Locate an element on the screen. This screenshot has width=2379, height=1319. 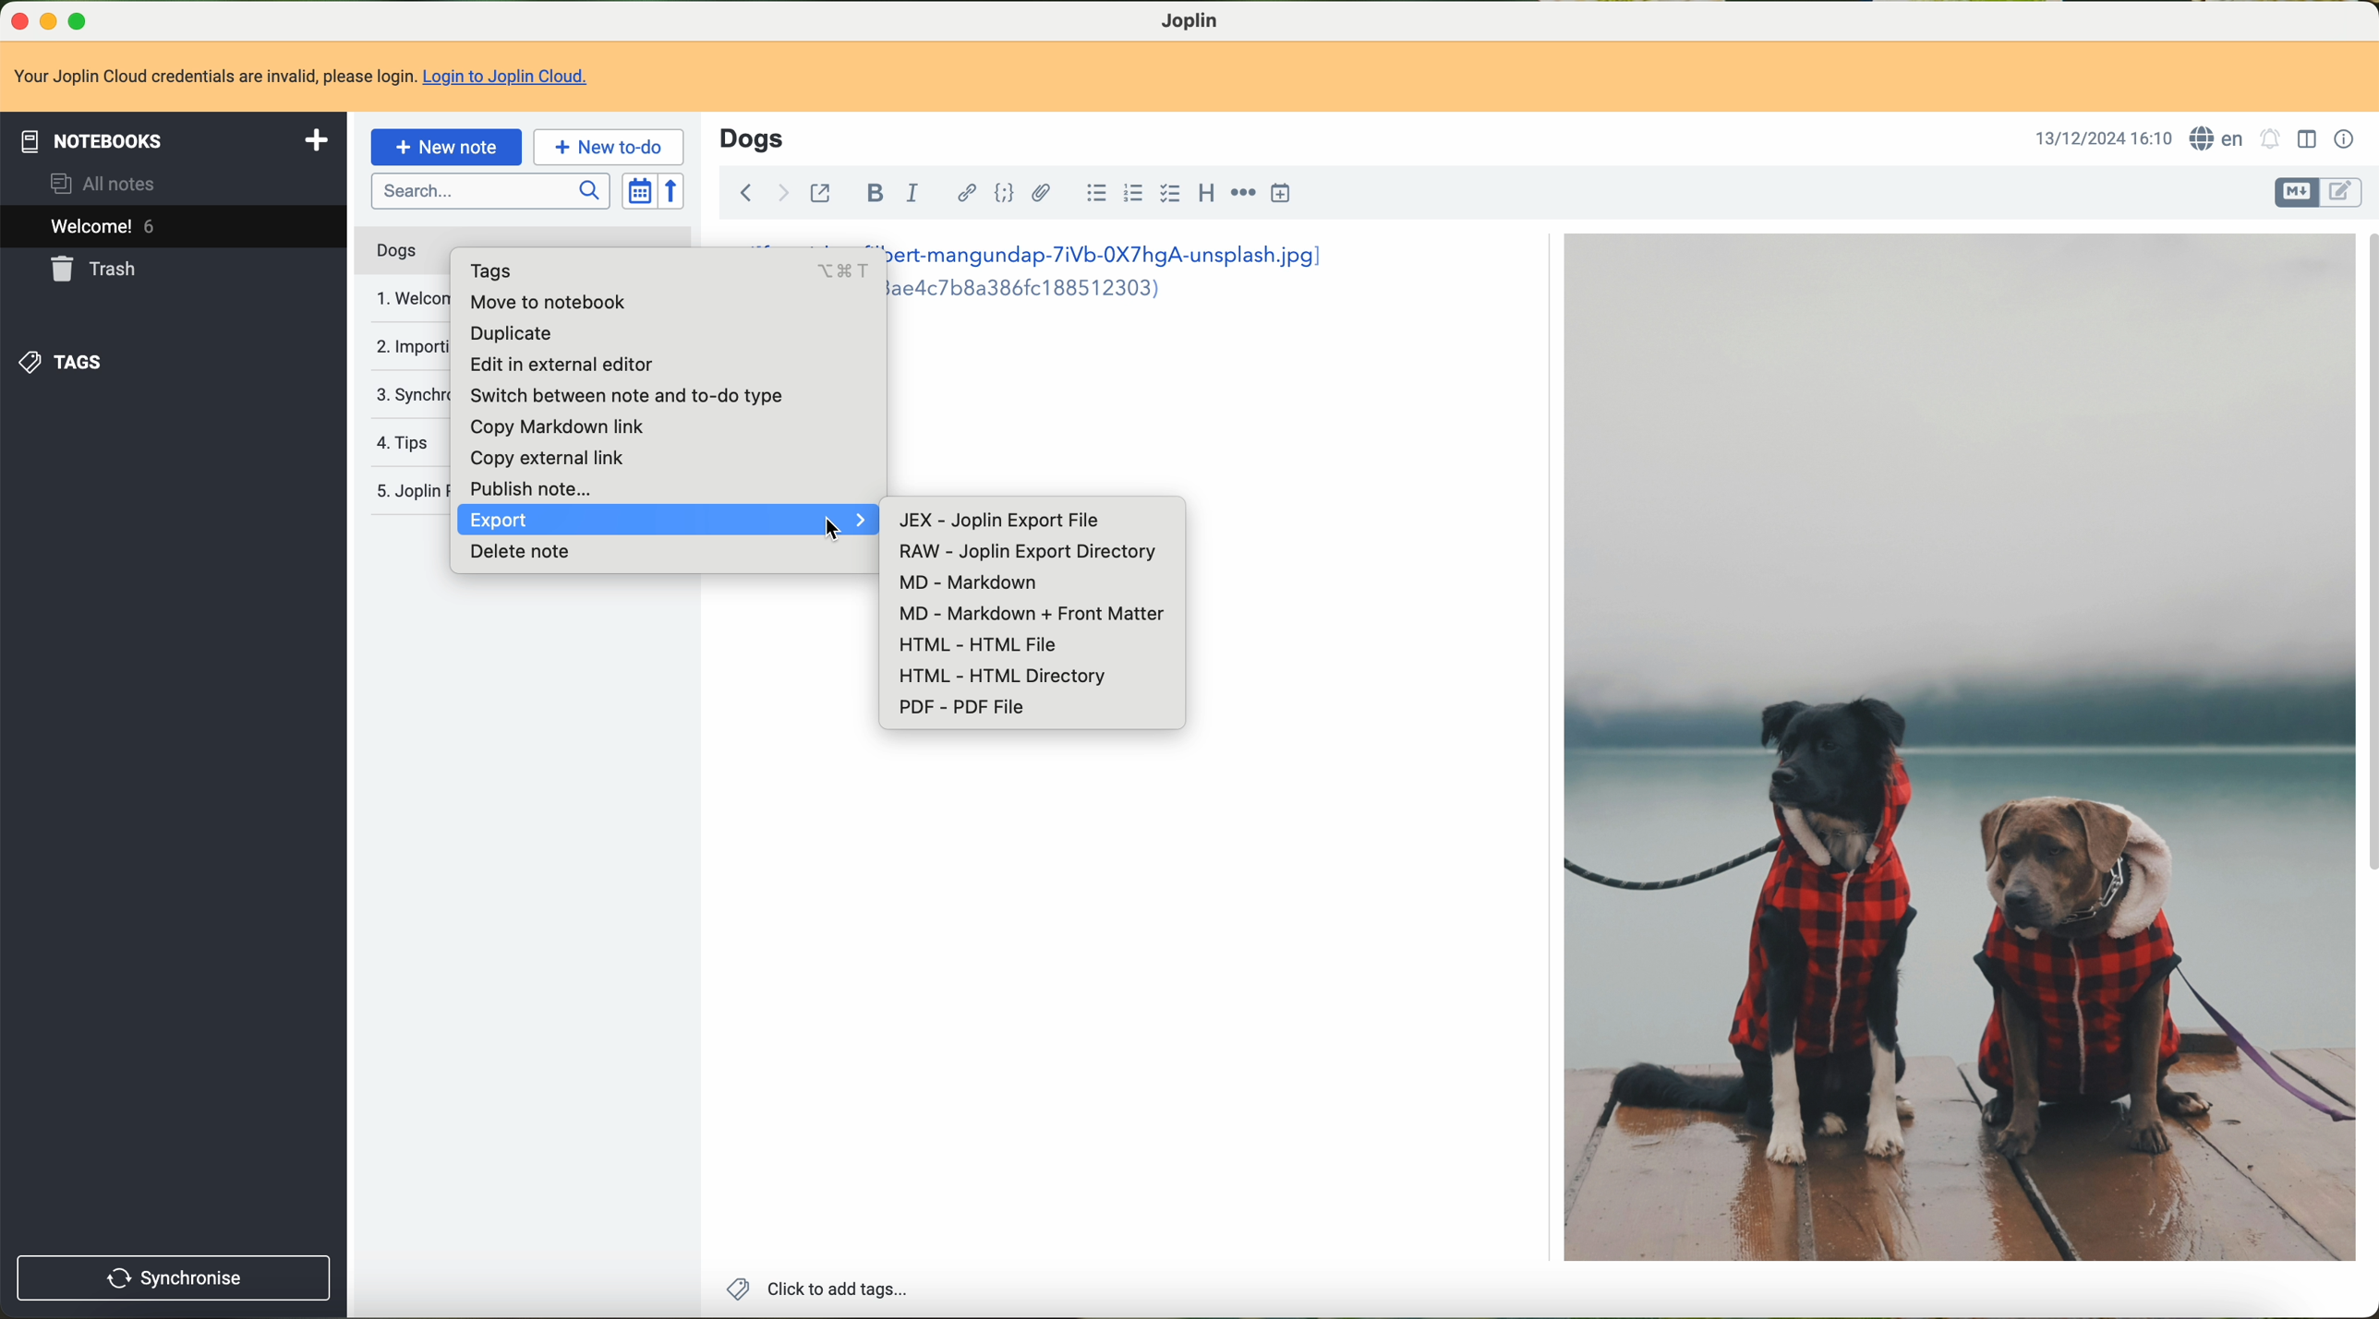
code is located at coordinates (1006, 195).